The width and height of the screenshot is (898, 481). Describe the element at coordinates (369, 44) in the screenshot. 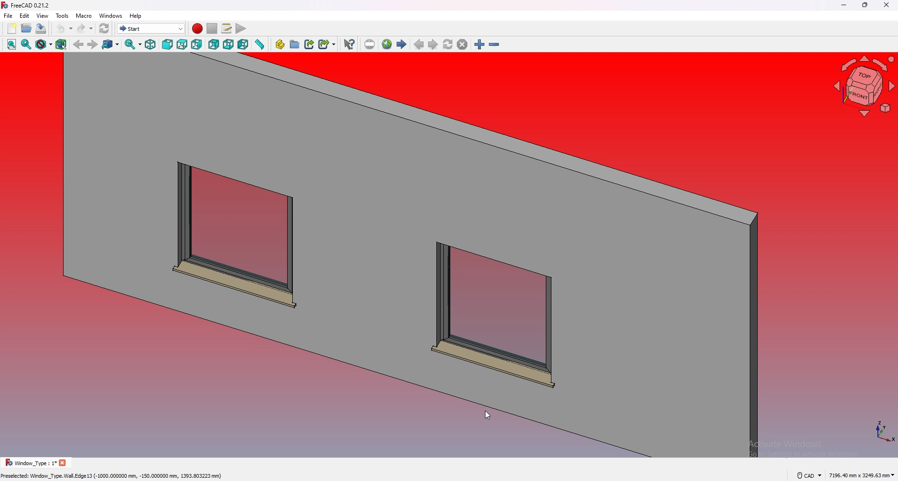

I see `set url` at that location.